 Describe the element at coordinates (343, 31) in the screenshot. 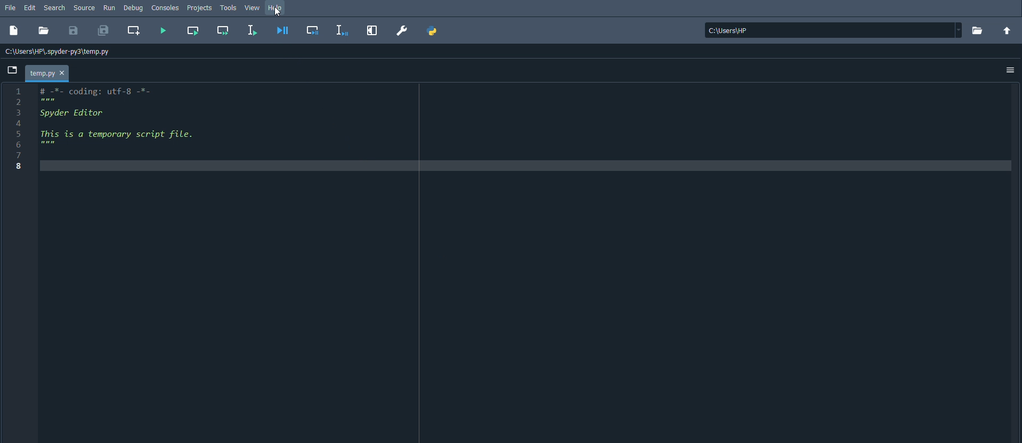

I see `Debug selection or current line` at that location.